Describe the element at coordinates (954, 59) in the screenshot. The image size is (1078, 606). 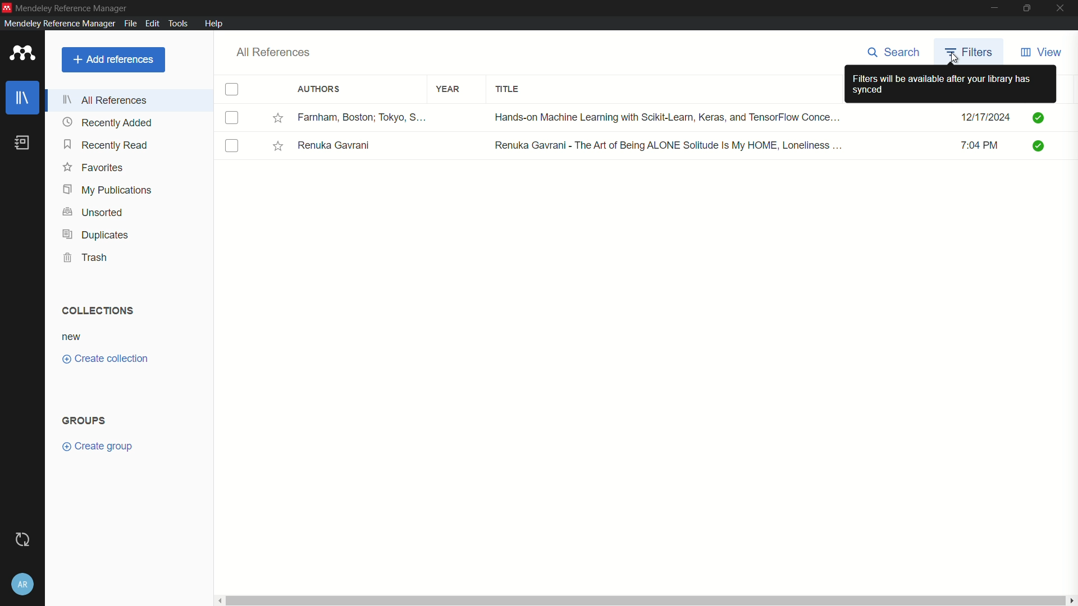
I see `cursor` at that location.